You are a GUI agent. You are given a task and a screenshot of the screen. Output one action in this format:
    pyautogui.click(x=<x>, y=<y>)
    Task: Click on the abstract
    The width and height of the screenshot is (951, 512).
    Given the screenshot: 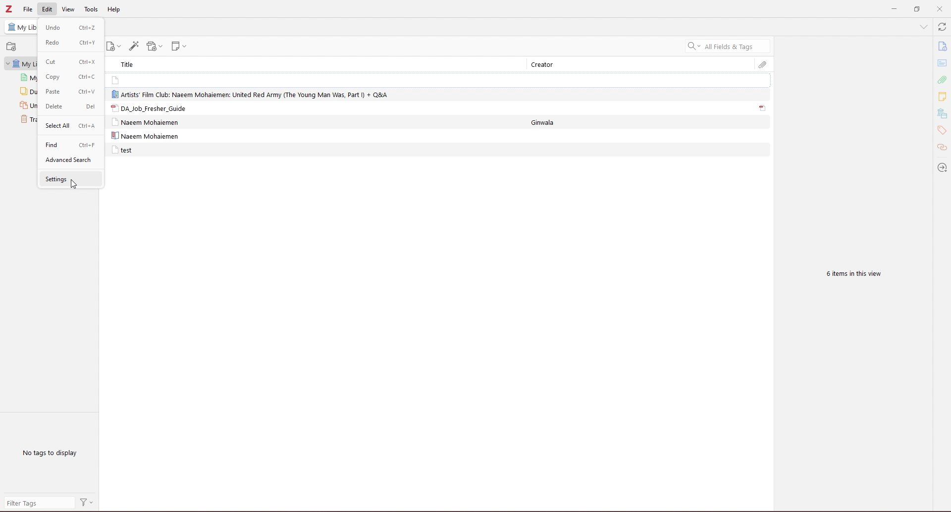 What is the action you would take?
    pyautogui.click(x=943, y=63)
    